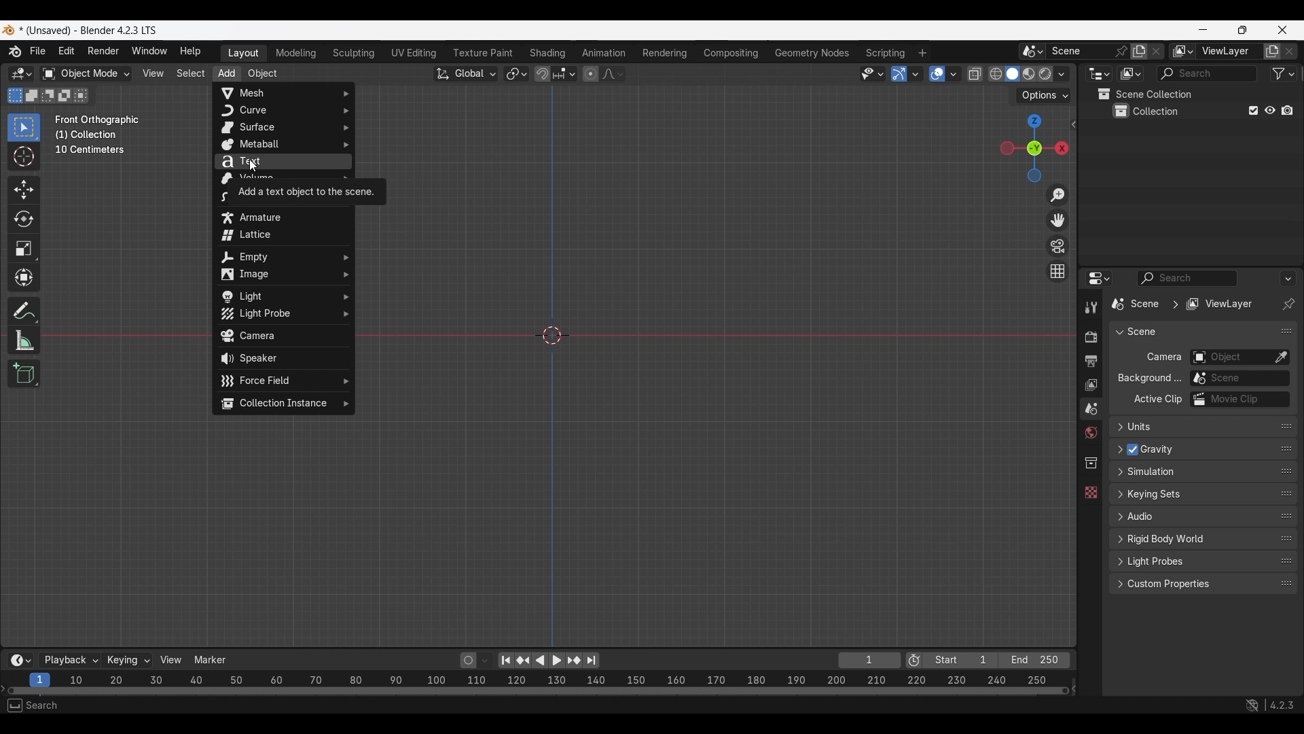 This screenshot has width=1304, height=734. What do you see at coordinates (1207, 73) in the screenshot?
I see `Display filter` at bounding box center [1207, 73].